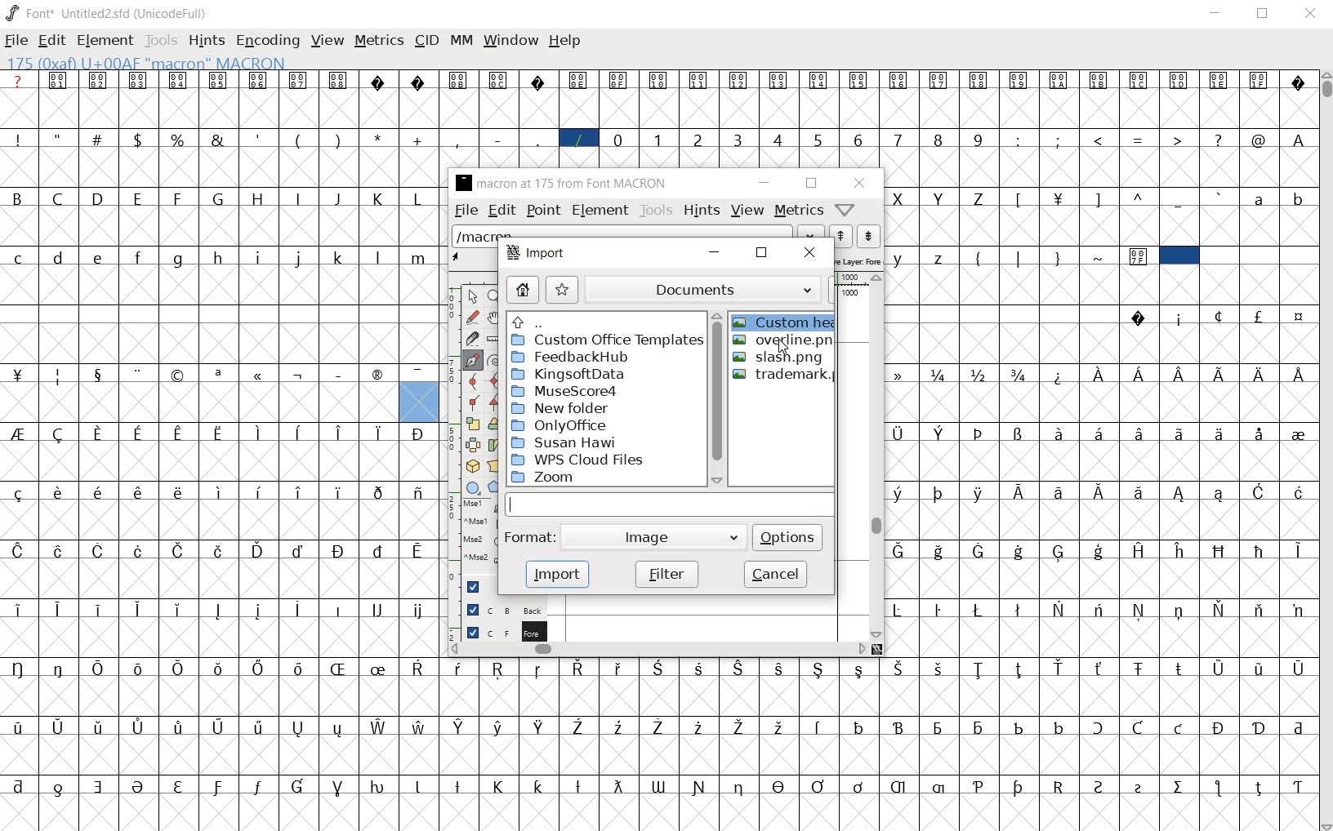 Image resolution: width=1333 pixels, height=831 pixels. I want to click on l, so click(381, 256).